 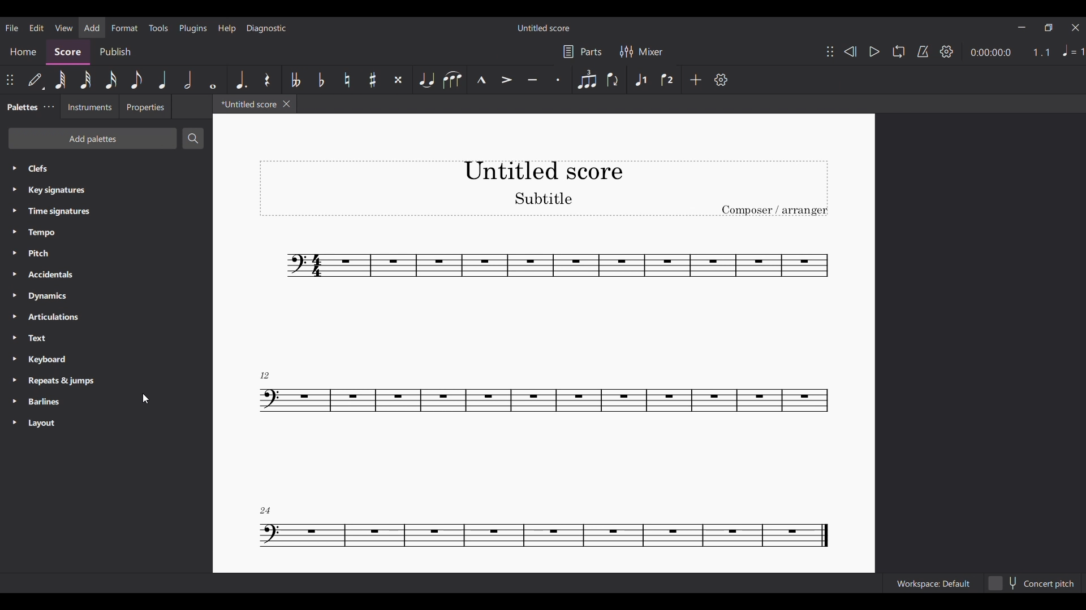 What do you see at coordinates (37, 403) in the screenshot?
I see `Barlines` at bounding box center [37, 403].